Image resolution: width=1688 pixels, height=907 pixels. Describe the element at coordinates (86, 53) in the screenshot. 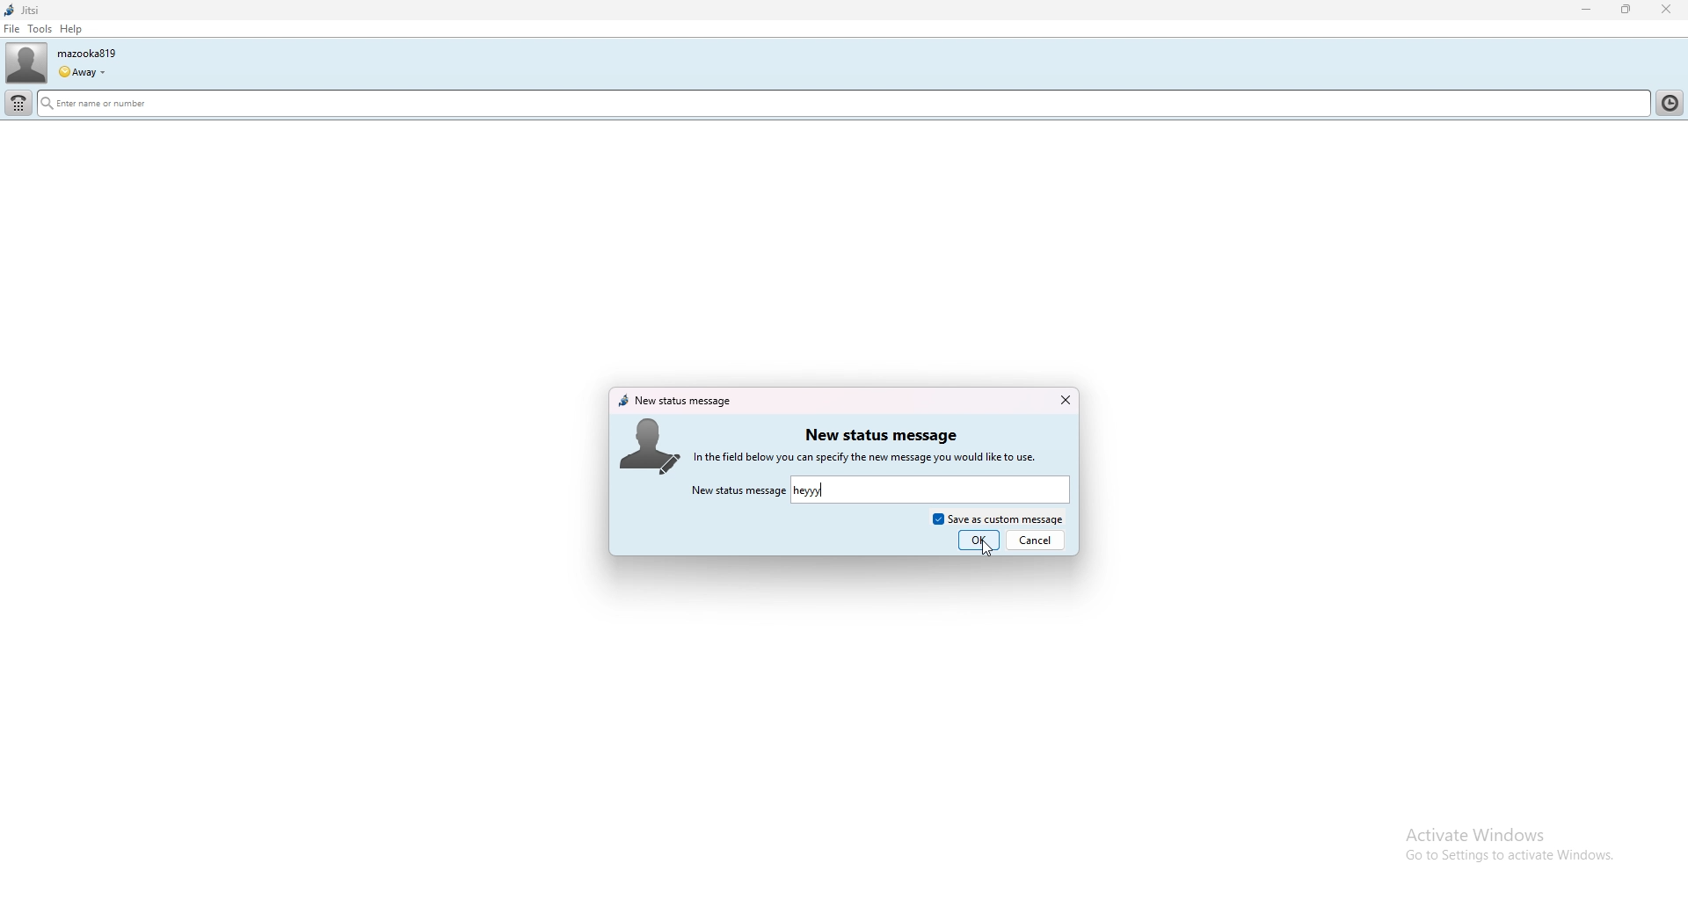

I see `username` at that location.